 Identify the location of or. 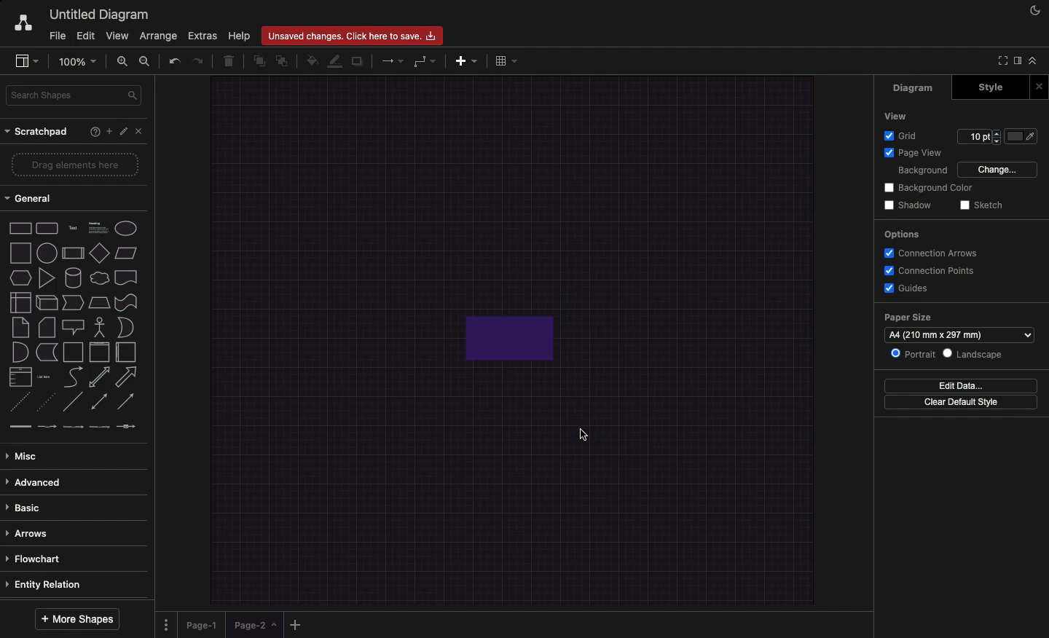
(125, 328).